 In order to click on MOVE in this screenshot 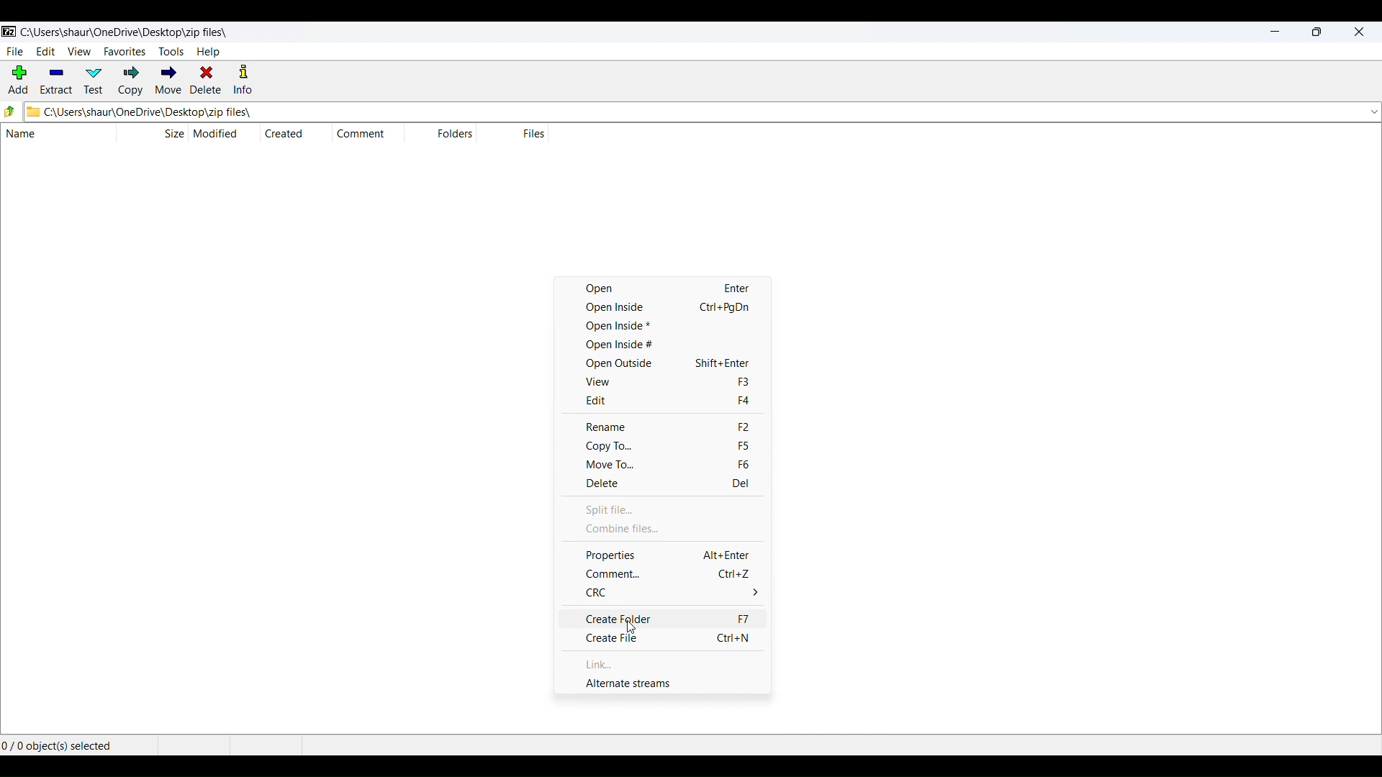, I will do `click(167, 82)`.